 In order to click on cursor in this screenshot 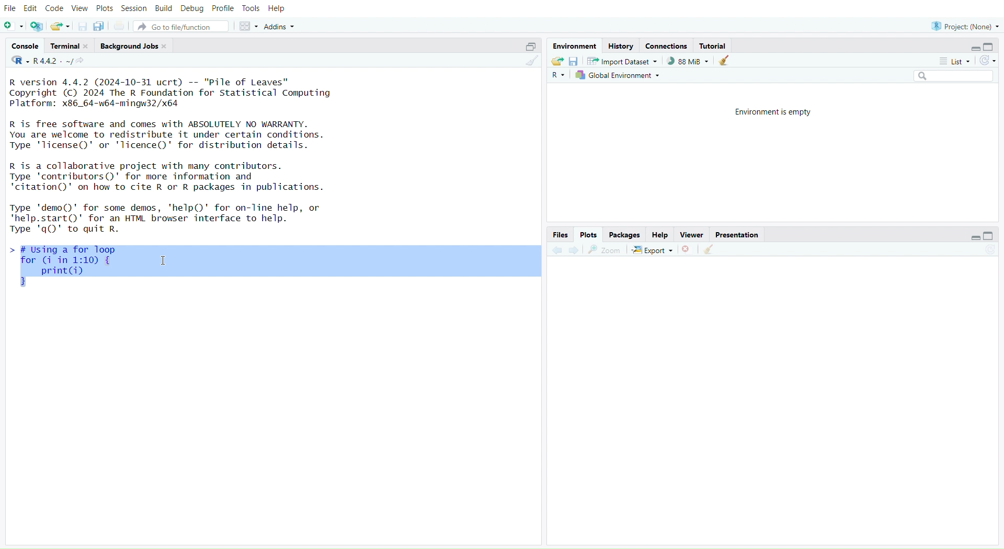, I will do `click(163, 261)`.